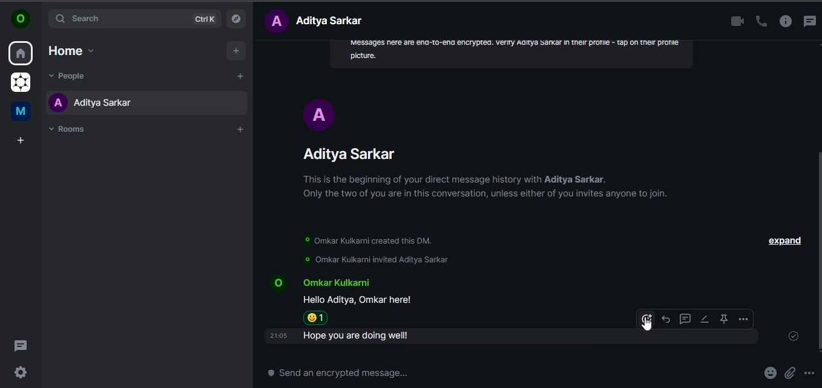 This screenshot has width=822, height=388. What do you see at coordinates (278, 336) in the screenshot?
I see `time` at bounding box center [278, 336].